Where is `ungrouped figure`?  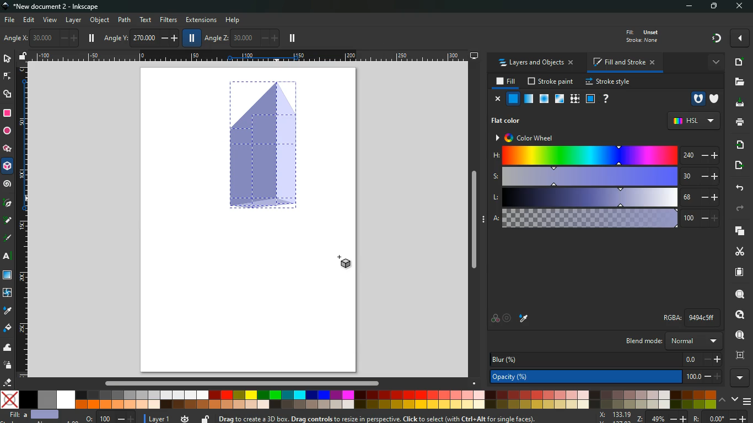 ungrouped figure is located at coordinates (278, 173).